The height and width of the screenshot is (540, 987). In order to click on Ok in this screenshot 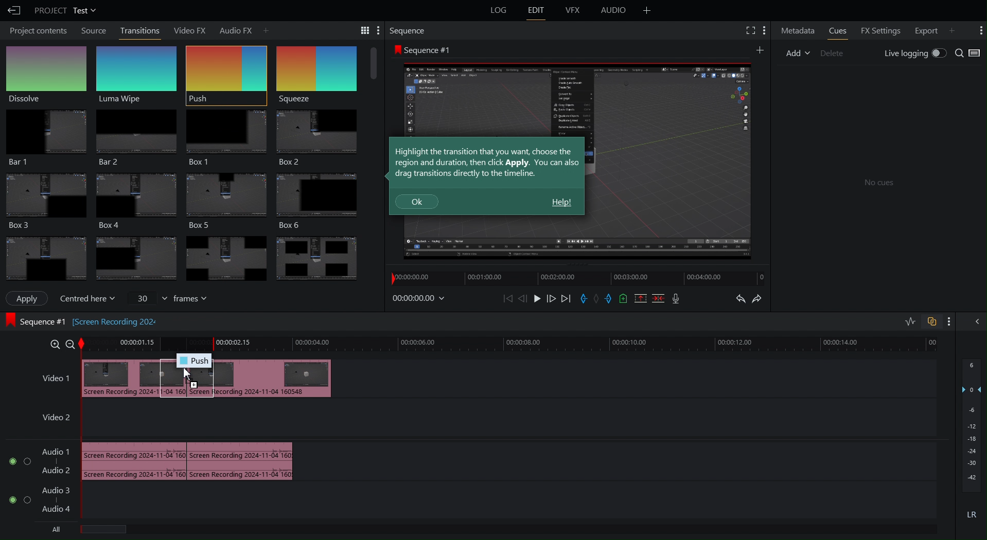, I will do `click(417, 202)`.